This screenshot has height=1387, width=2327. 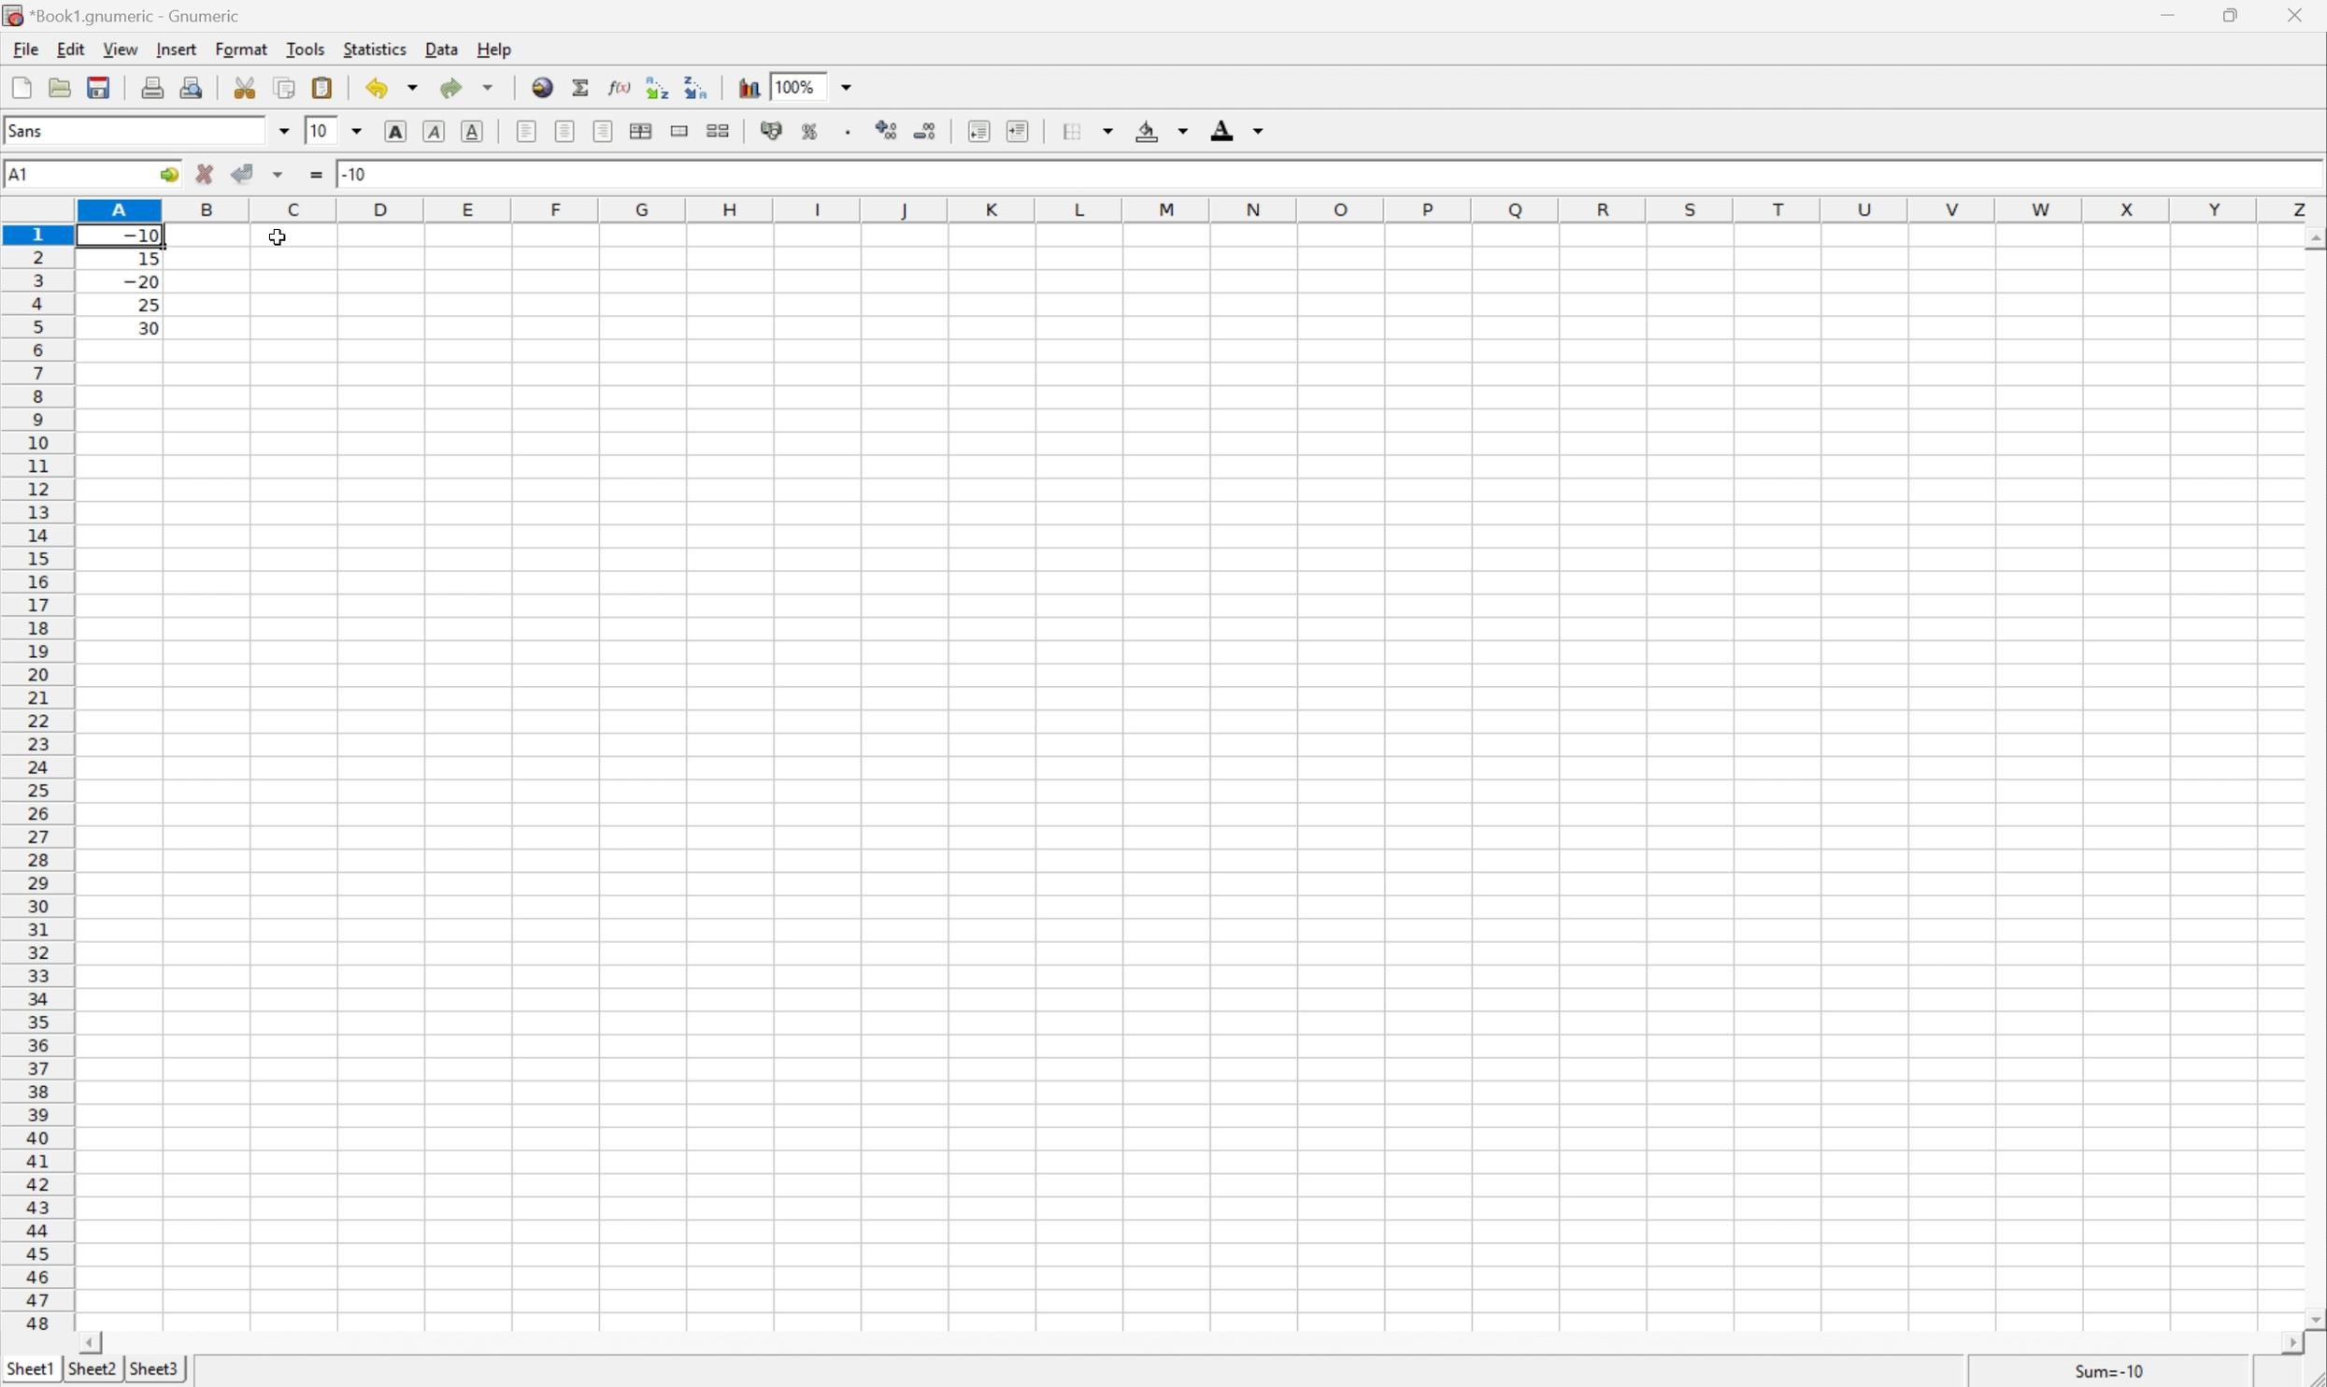 What do you see at coordinates (855, 135) in the screenshot?
I see `Set the format of the selected cells to include a thousands separator` at bounding box center [855, 135].